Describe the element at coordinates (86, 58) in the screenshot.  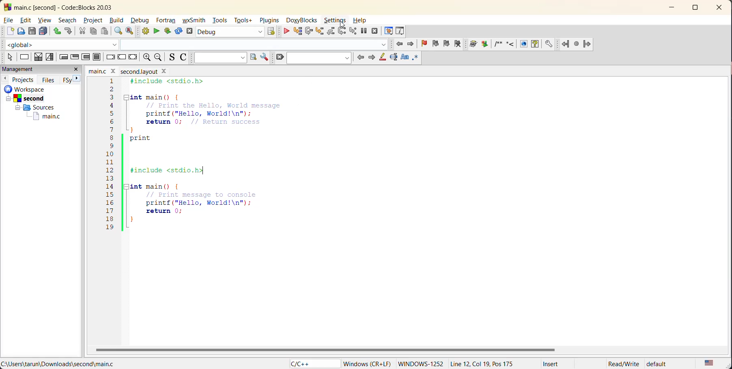
I see `counting loop` at that location.